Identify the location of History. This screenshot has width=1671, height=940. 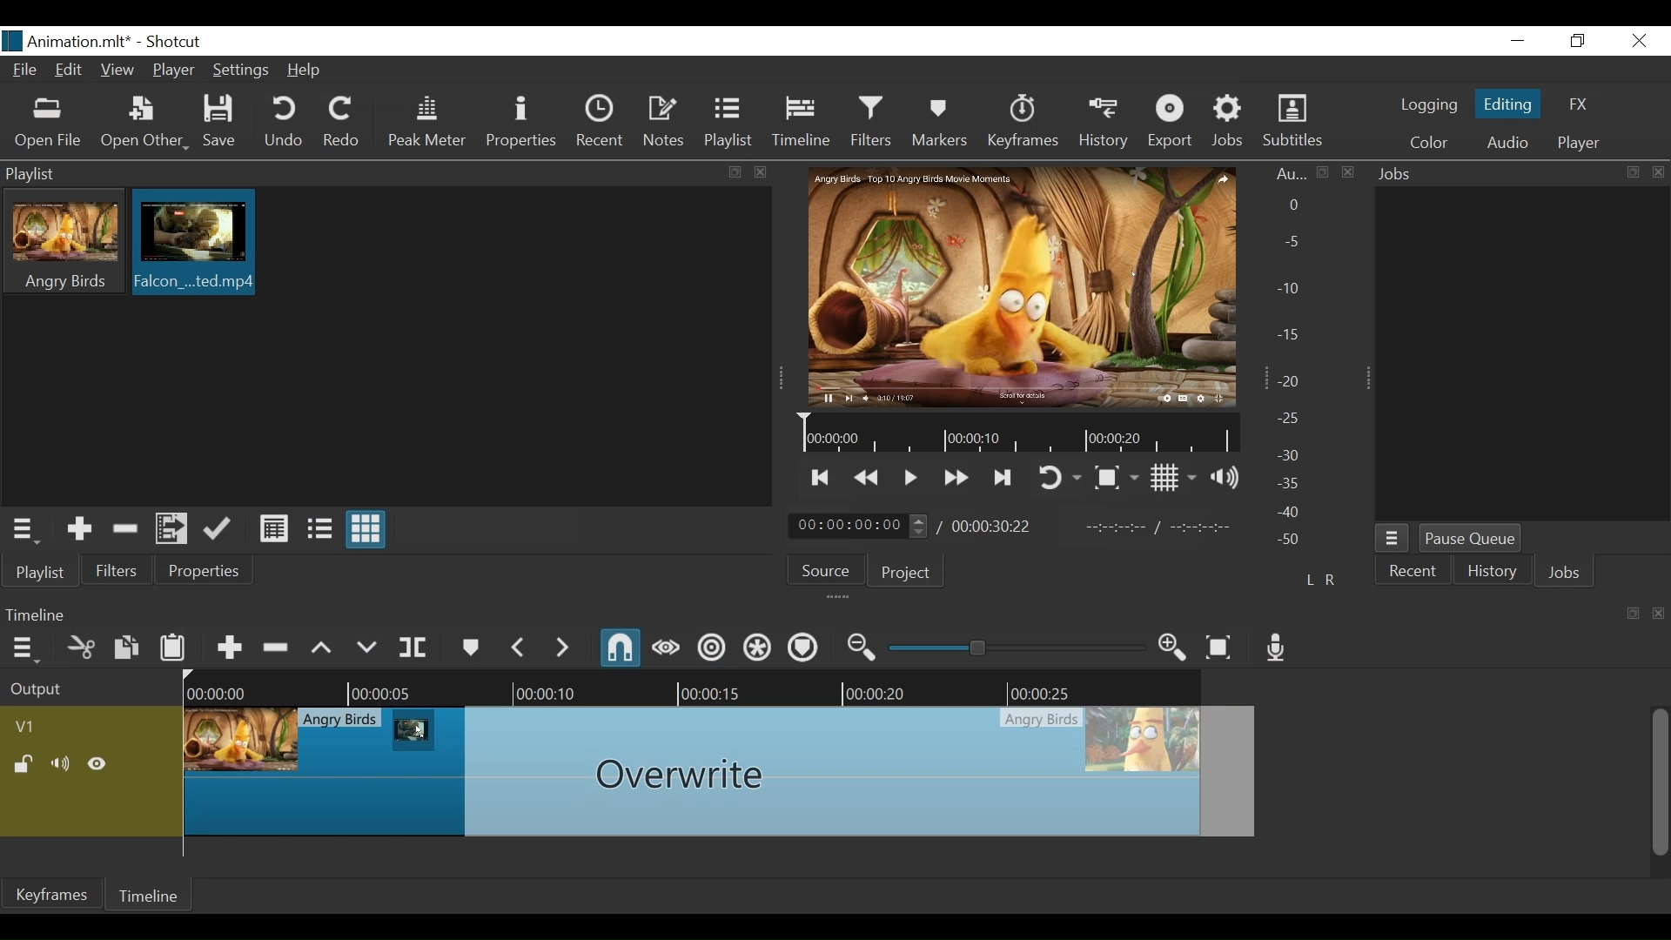
(1493, 573).